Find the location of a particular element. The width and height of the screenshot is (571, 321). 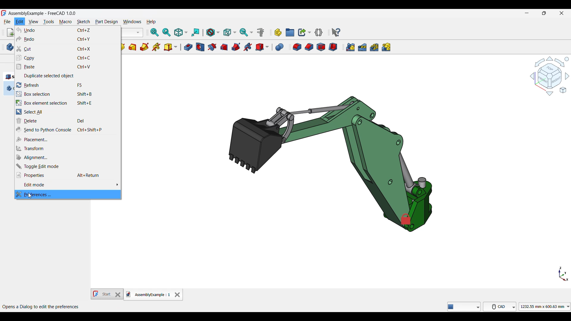

Delete is located at coordinates (68, 121).